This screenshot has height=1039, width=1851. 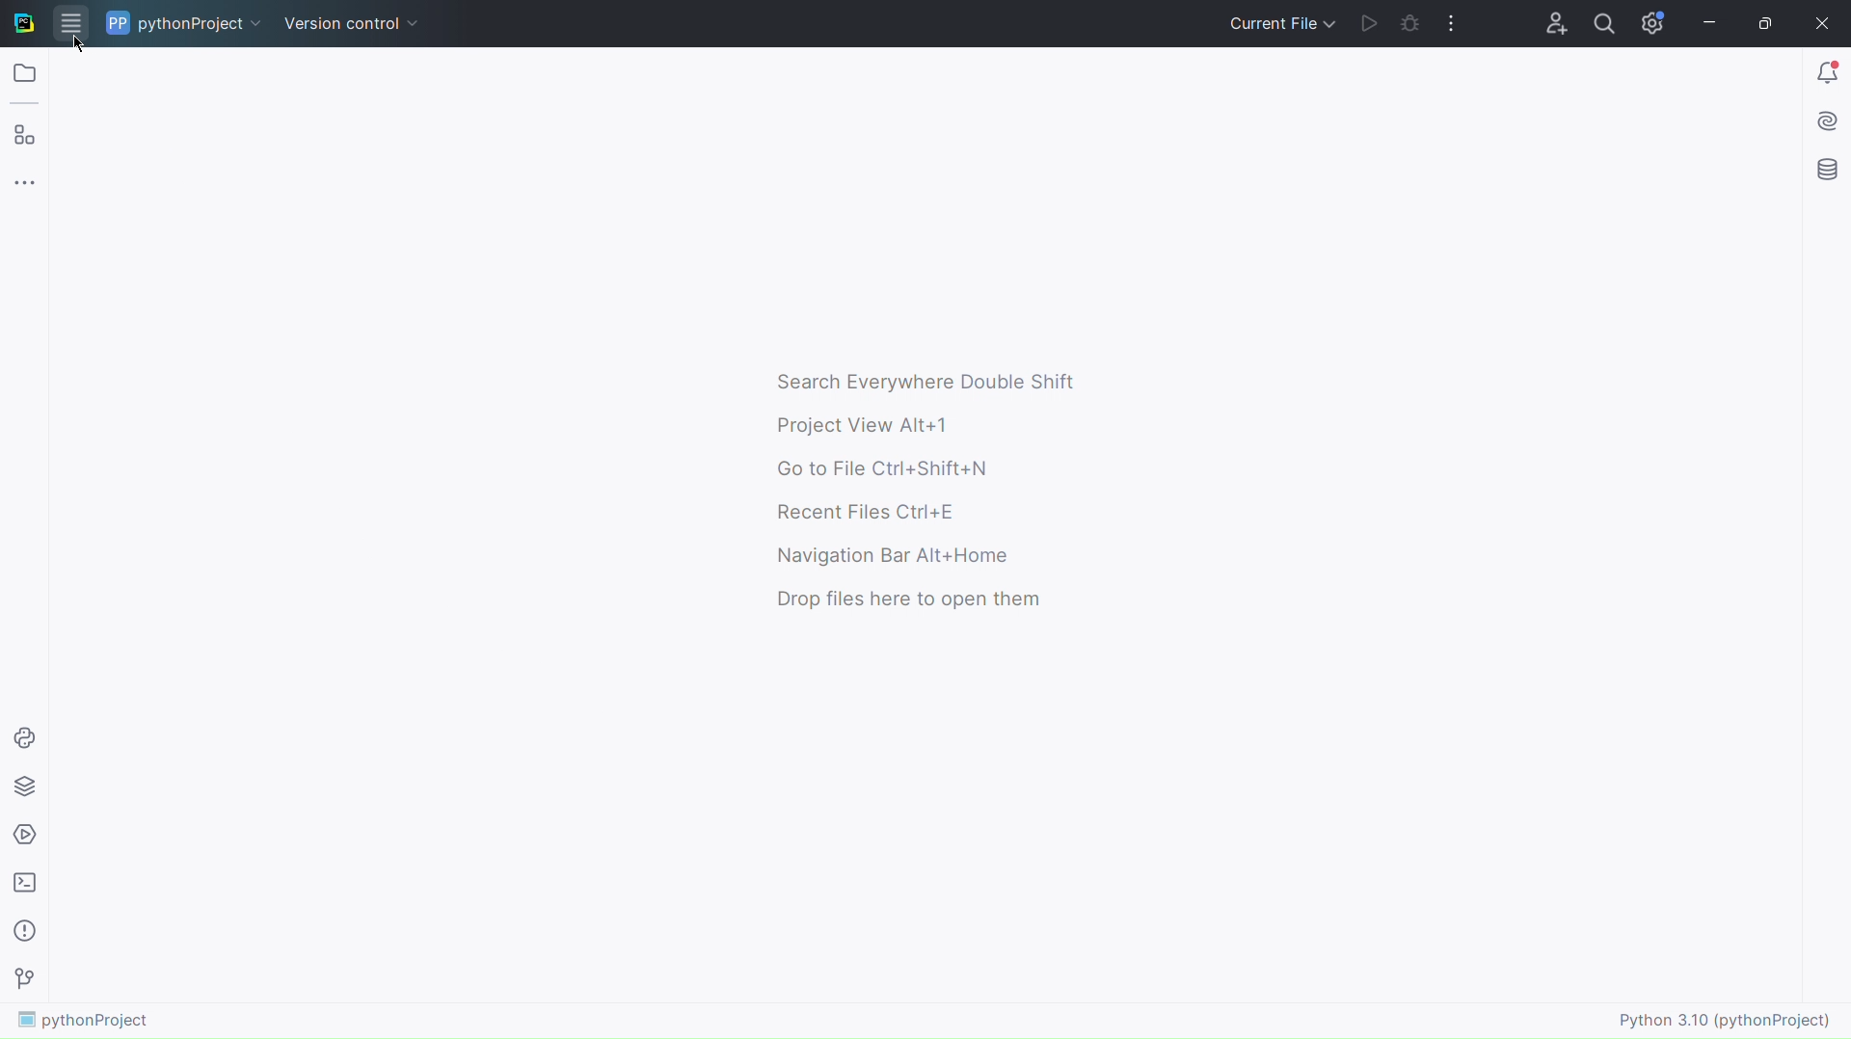 I want to click on Problems, so click(x=23, y=934).